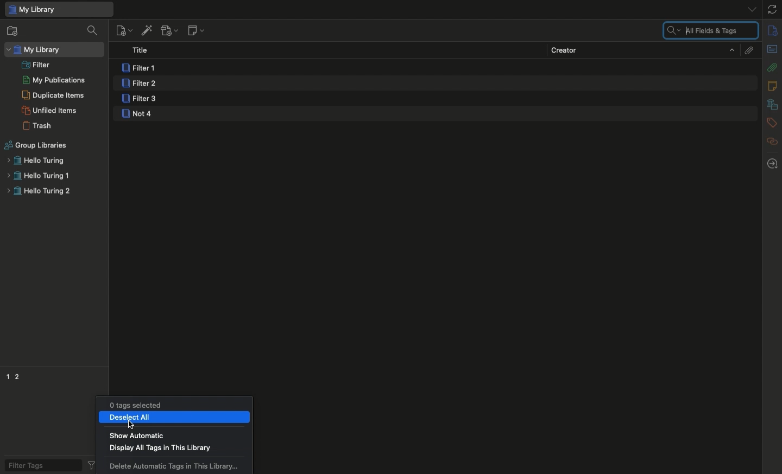 The height and width of the screenshot is (474, 782). I want to click on Trash, so click(37, 126).